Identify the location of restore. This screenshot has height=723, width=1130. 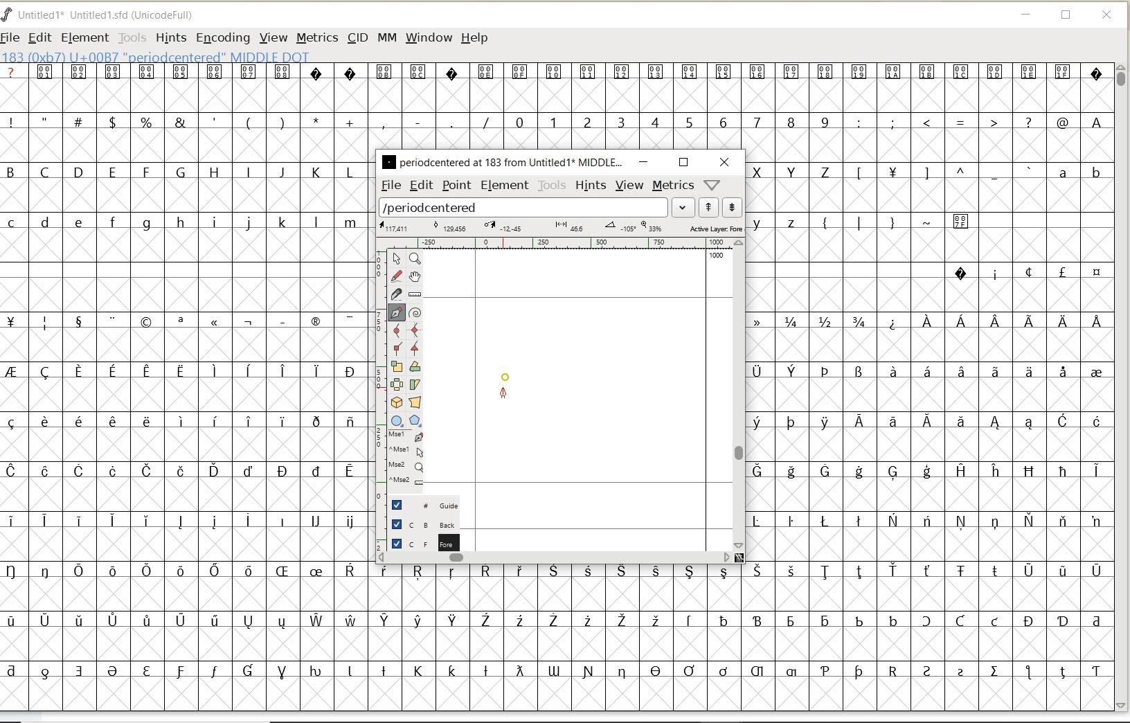
(683, 161).